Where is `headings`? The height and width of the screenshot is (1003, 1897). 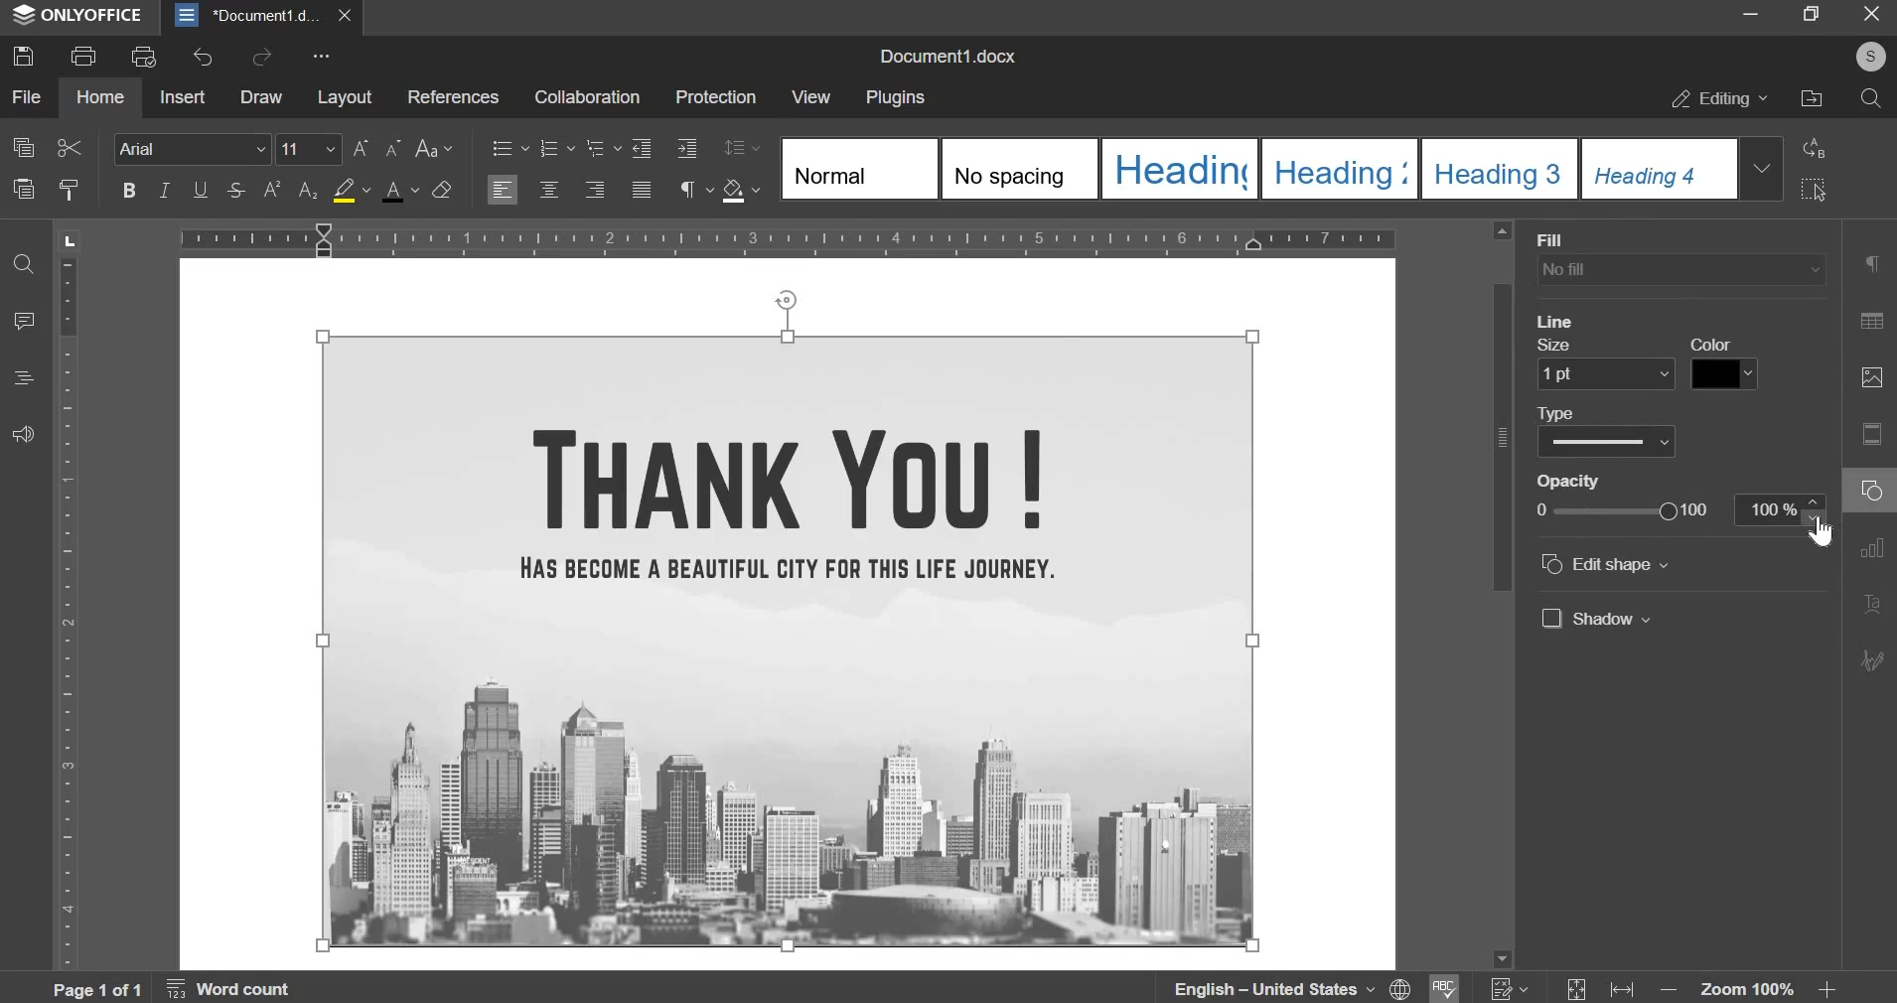
headings is located at coordinates (20, 379).